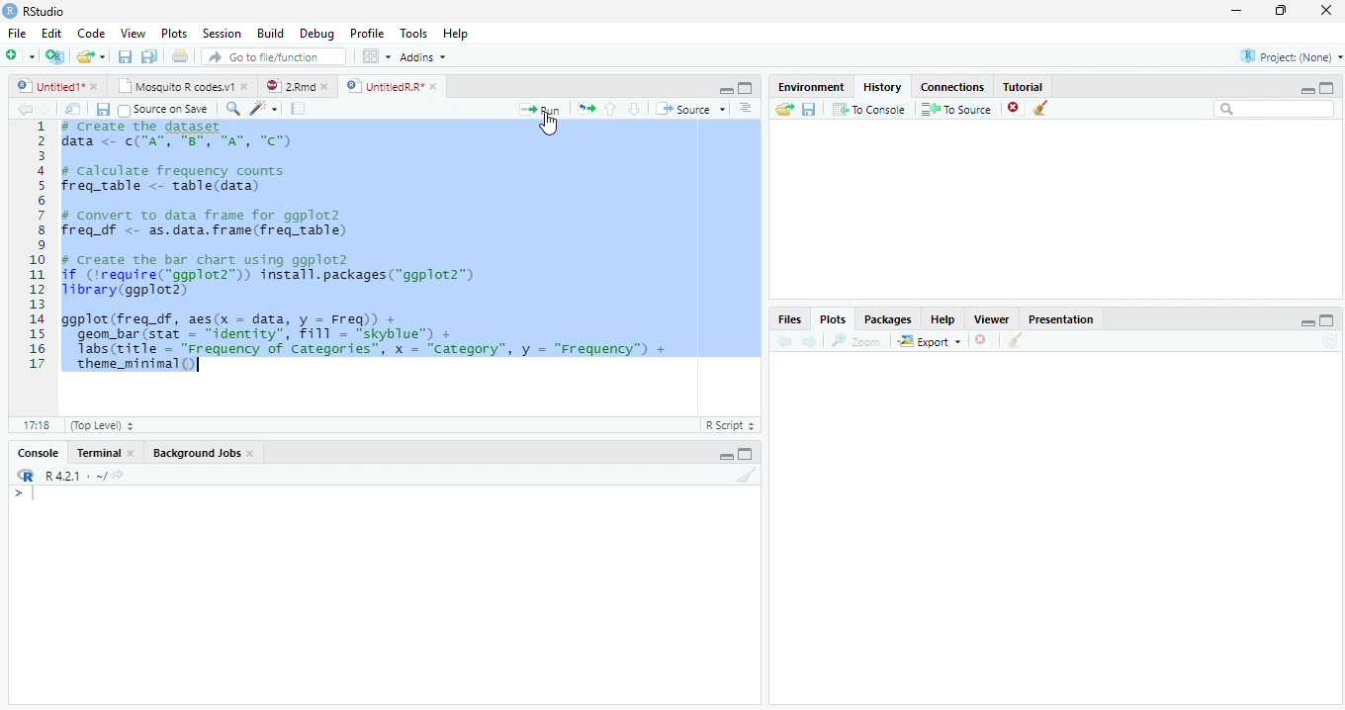 This screenshot has height=710, width=1345. Describe the element at coordinates (833, 318) in the screenshot. I see `Plots` at that location.